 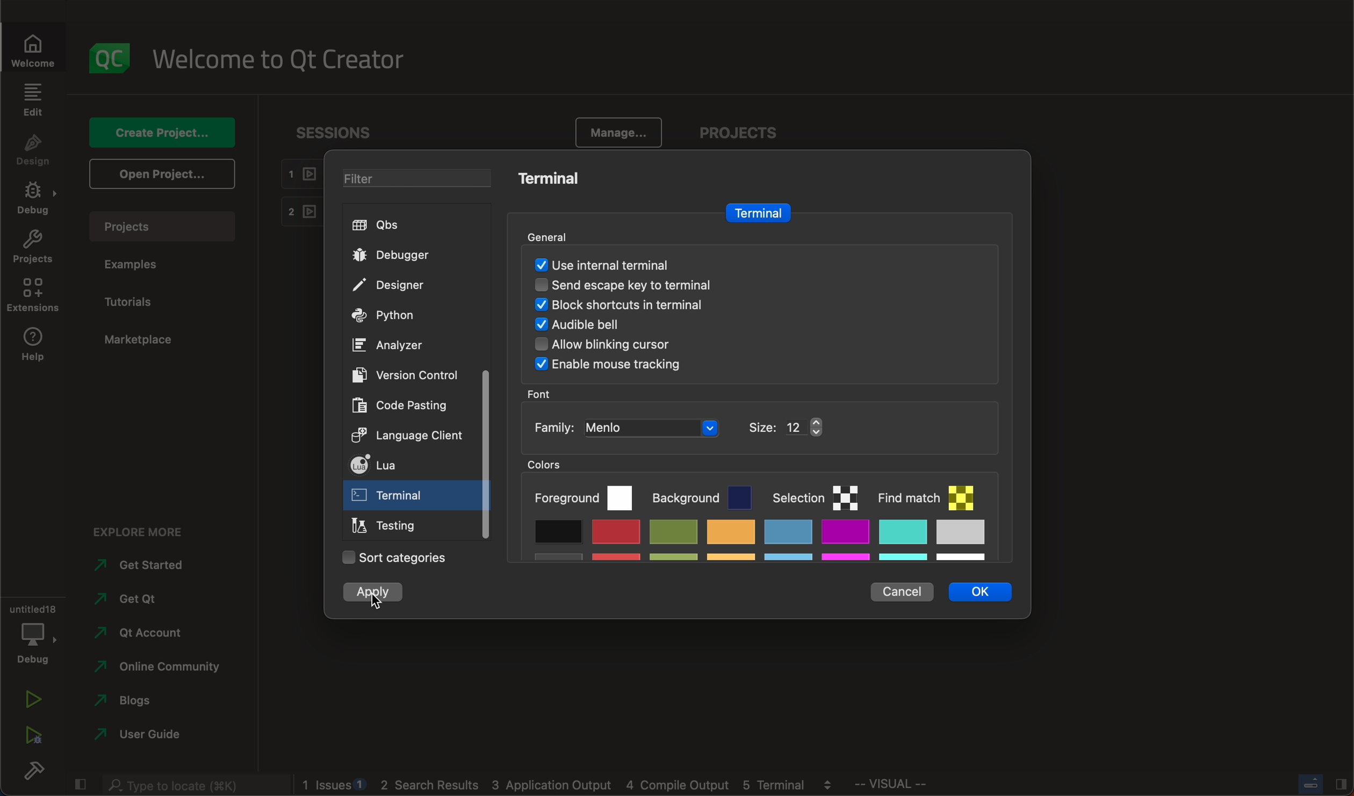 I want to click on build, so click(x=32, y=774).